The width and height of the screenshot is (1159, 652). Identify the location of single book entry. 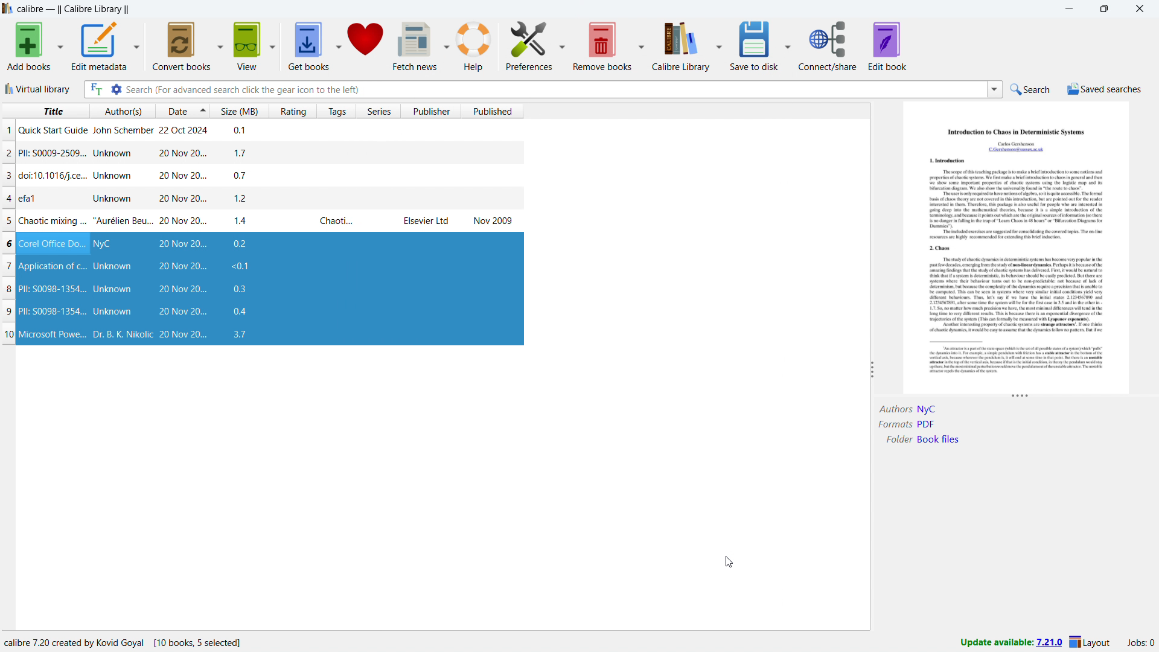
(260, 132).